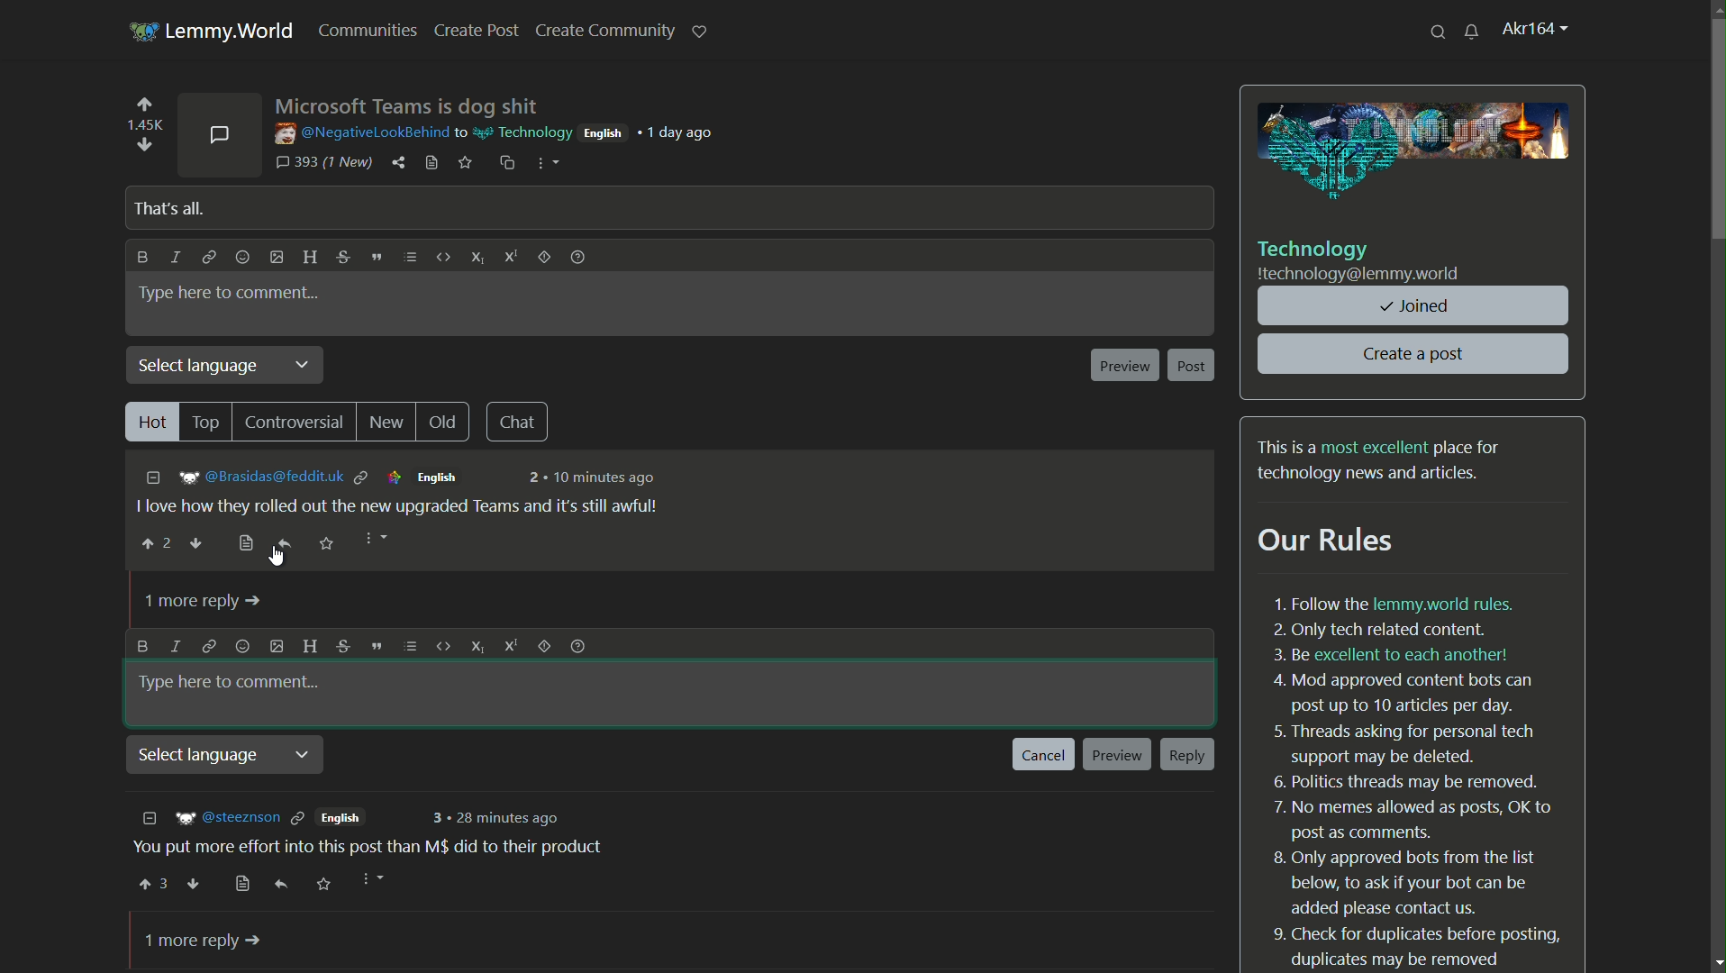 This screenshot has width=1726, height=973. Describe the element at coordinates (220, 132) in the screenshot. I see `comments` at that location.